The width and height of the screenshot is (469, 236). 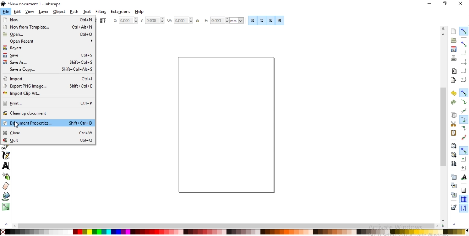 What do you see at coordinates (453, 80) in the screenshot?
I see `export a document` at bounding box center [453, 80].